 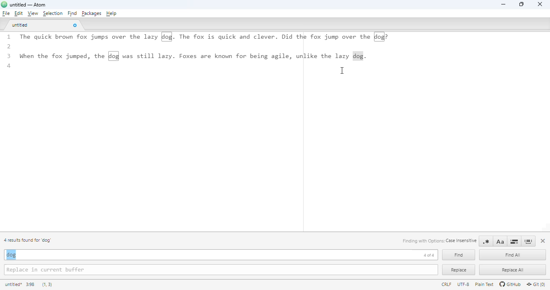 What do you see at coordinates (447, 285) in the screenshot?
I see `CRLF` at bounding box center [447, 285].